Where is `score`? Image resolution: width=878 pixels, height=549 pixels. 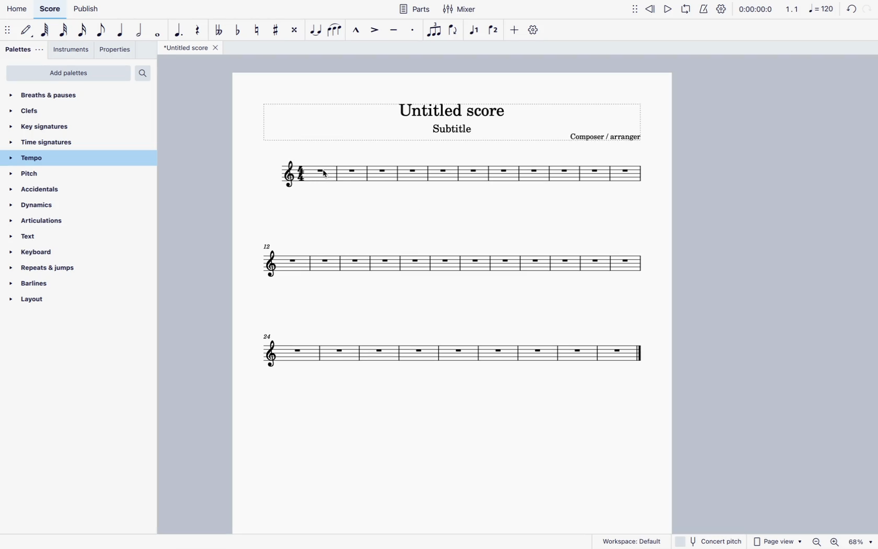 score is located at coordinates (448, 261).